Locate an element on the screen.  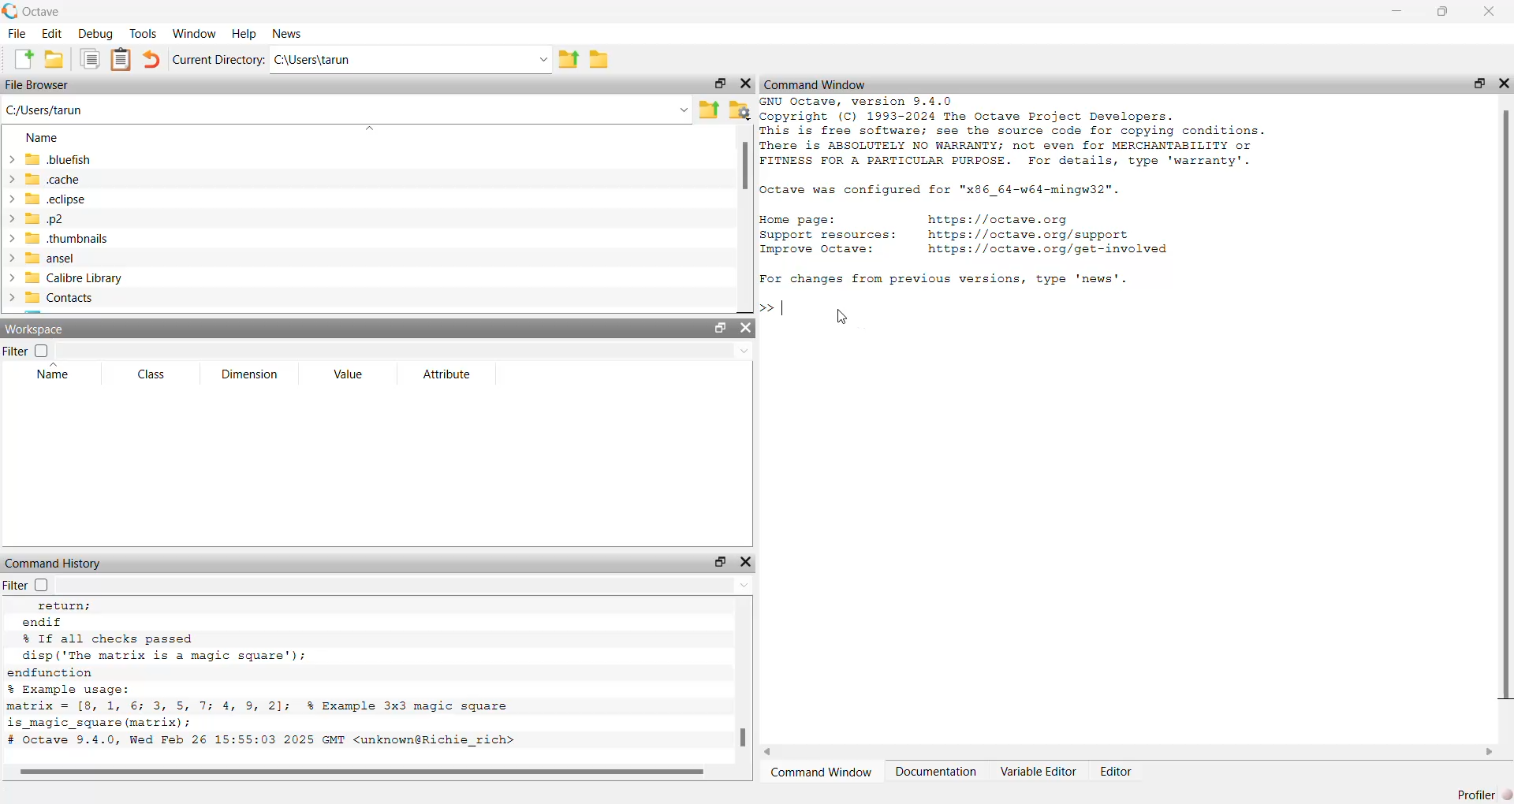
Contacts is located at coordinates (51, 298).